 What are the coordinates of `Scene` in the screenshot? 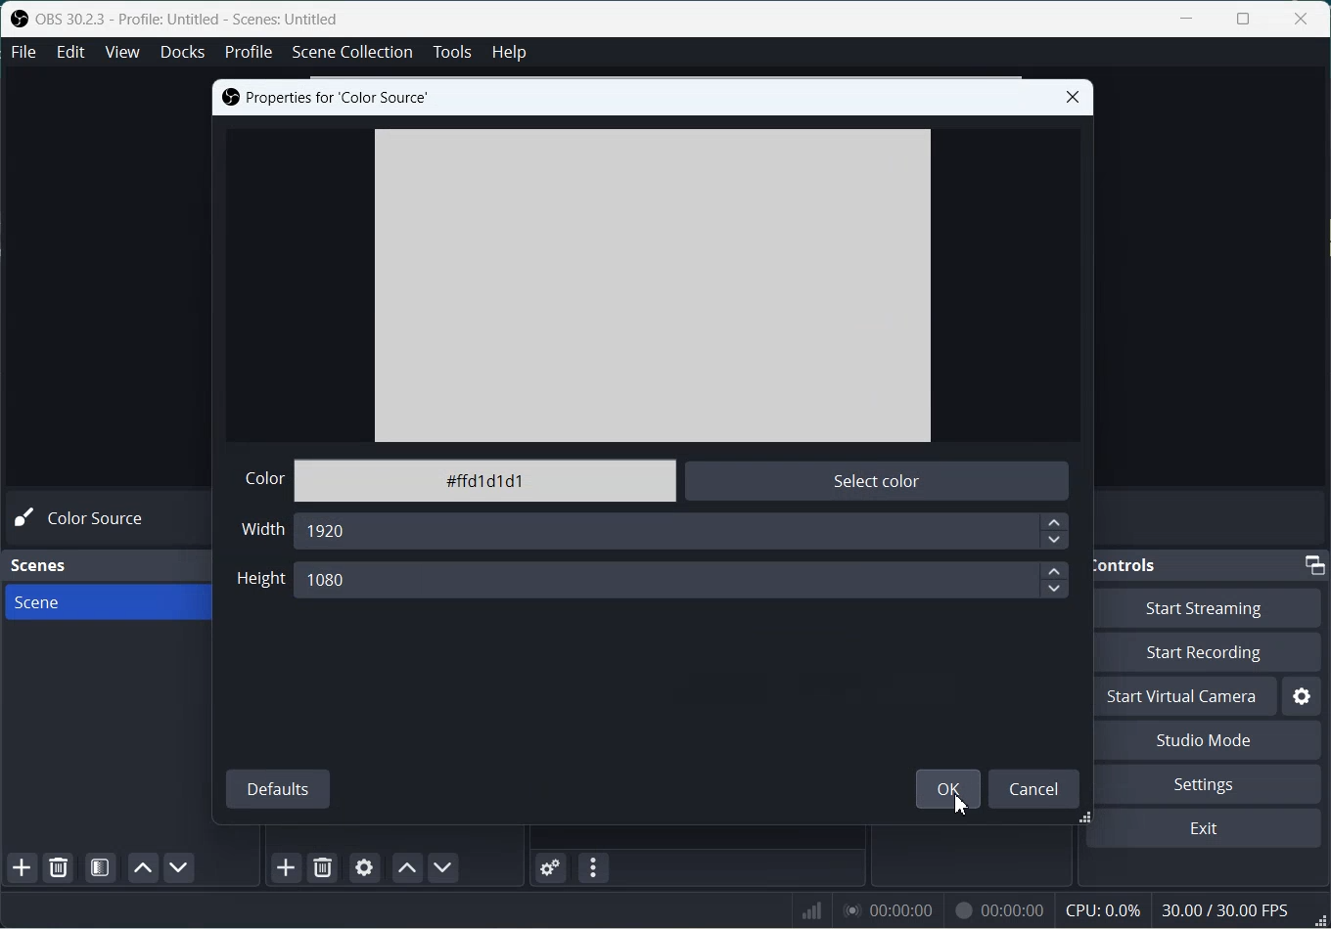 It's located at (105, 604).